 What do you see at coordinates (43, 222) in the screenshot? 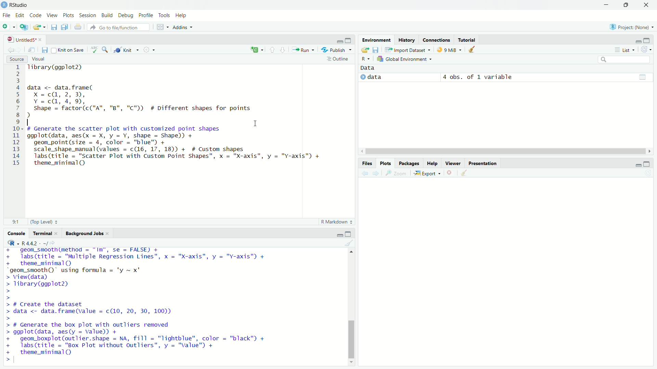
I see `(Top Level)` at bounding box center [43, 222].